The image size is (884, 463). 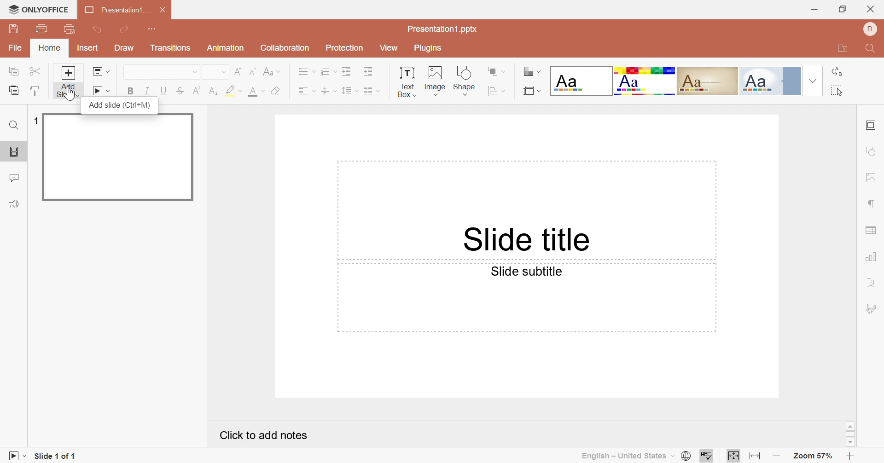 What do you see at coordinates (369, 72) in the screenshot?
I see `Increase Indent` at bounding box center [369, 72].